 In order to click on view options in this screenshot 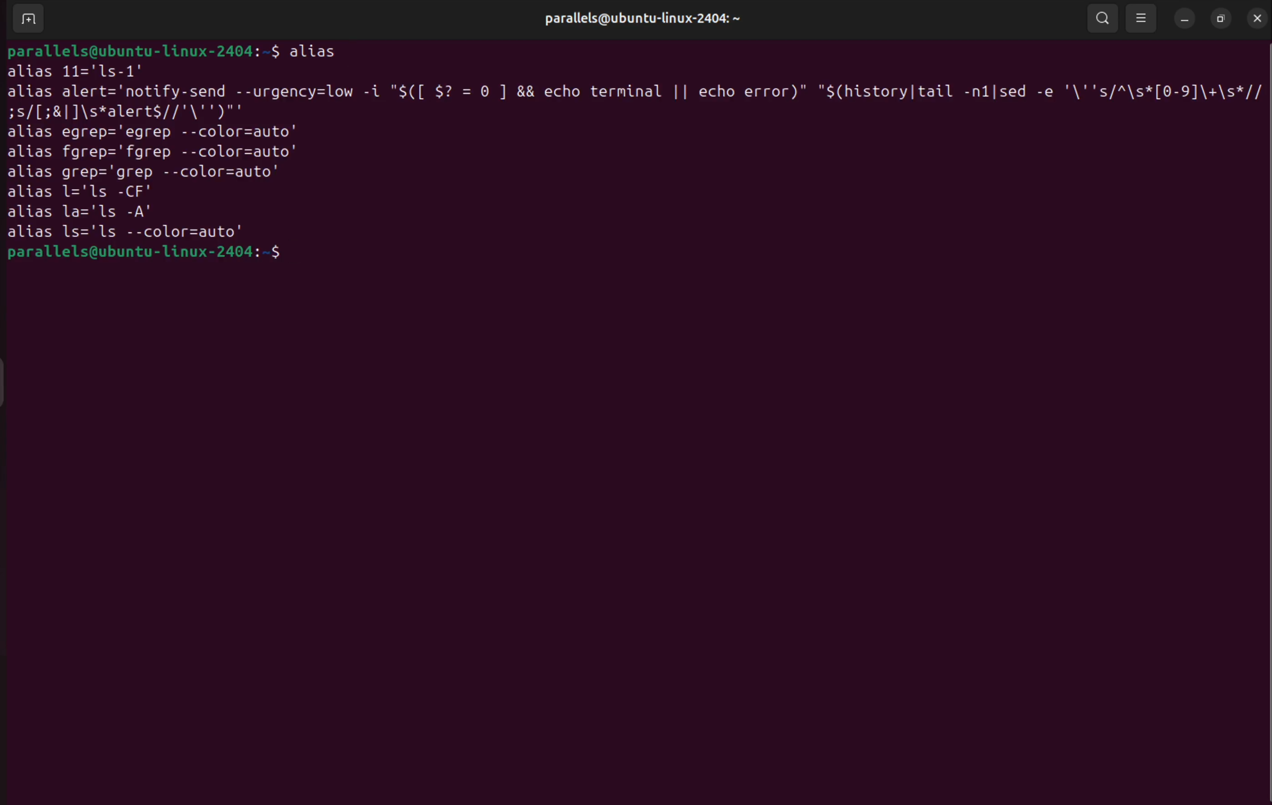, I will do `click(1141, 18)`.